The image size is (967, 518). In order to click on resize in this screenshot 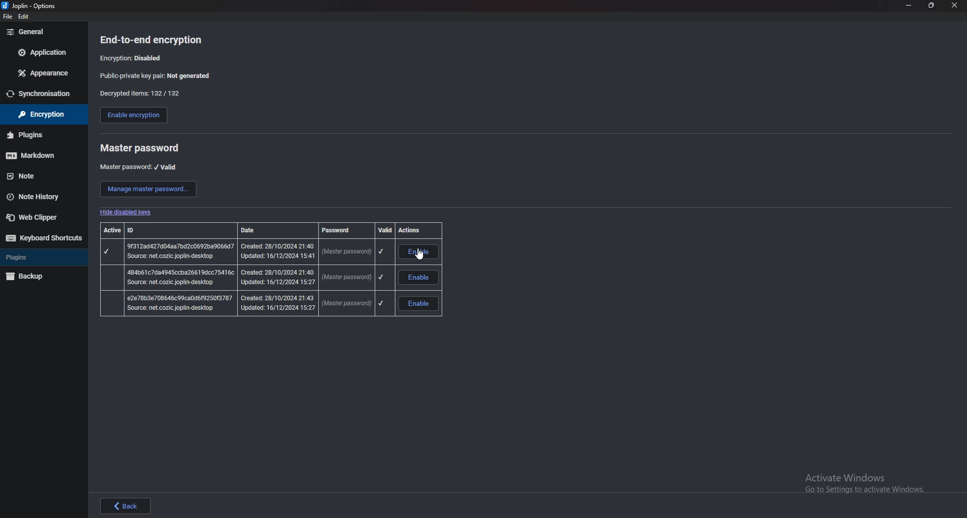, I will do `click(931, 6)`.